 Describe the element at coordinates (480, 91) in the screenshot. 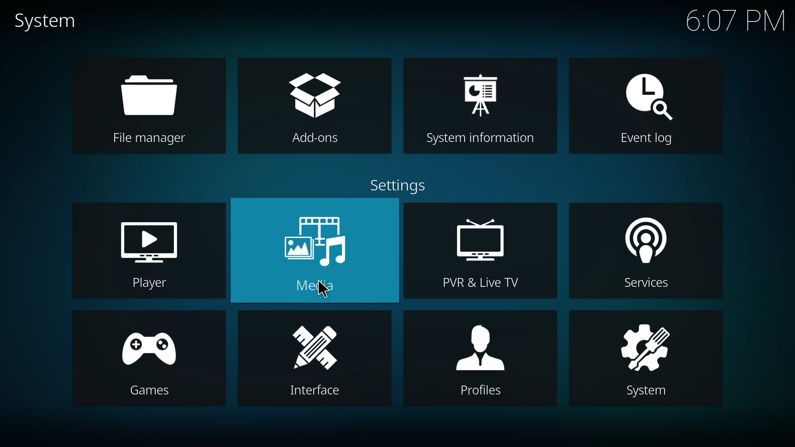

I see `system information` at that location.